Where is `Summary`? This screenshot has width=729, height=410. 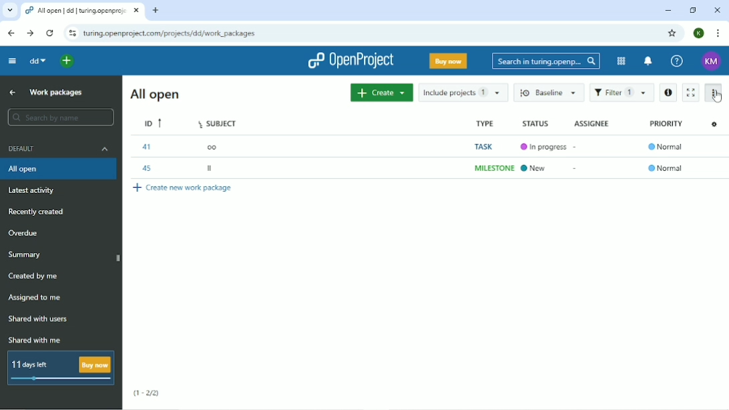 Summary is located at coordinates (27, 255).